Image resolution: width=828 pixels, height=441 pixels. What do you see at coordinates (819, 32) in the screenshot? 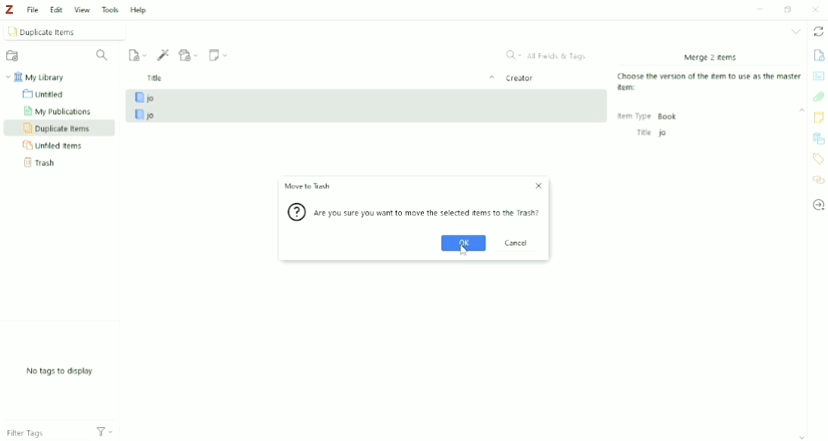
I see `Sync` at bounding box center [819, 32].